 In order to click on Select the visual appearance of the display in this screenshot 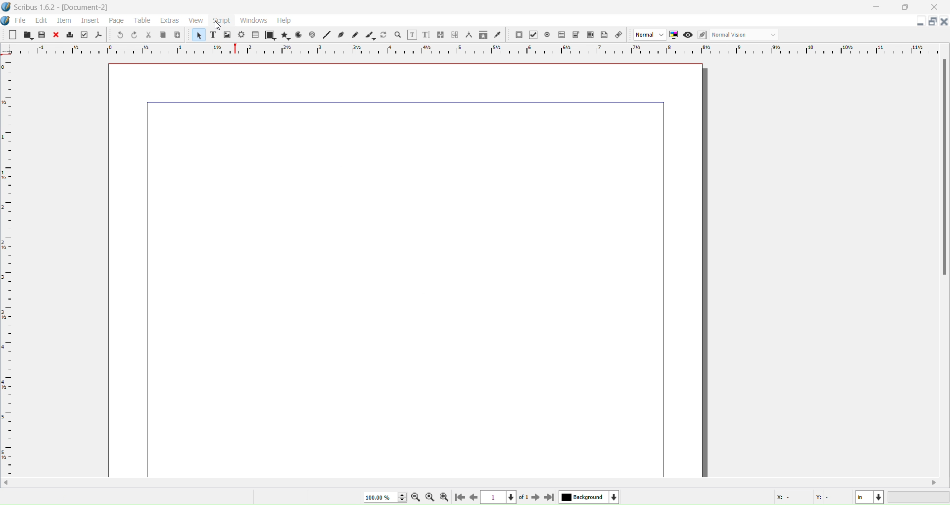, I will do `click(745, 35)`.